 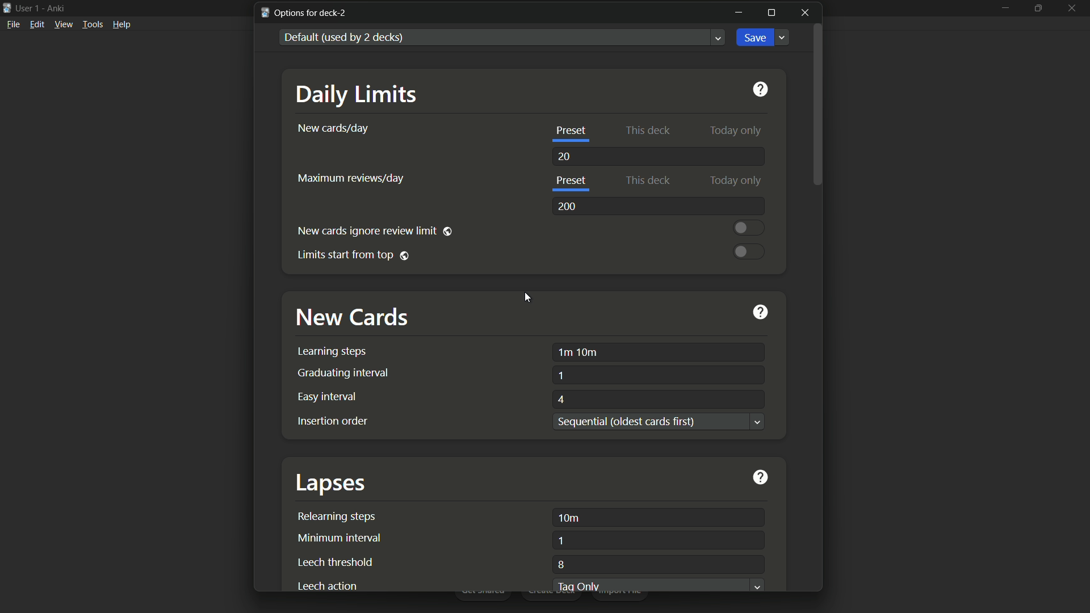 What do you see at coordinates (529, 298) in the screenshot?
I see `cursor` at bounding box center [529, 298].